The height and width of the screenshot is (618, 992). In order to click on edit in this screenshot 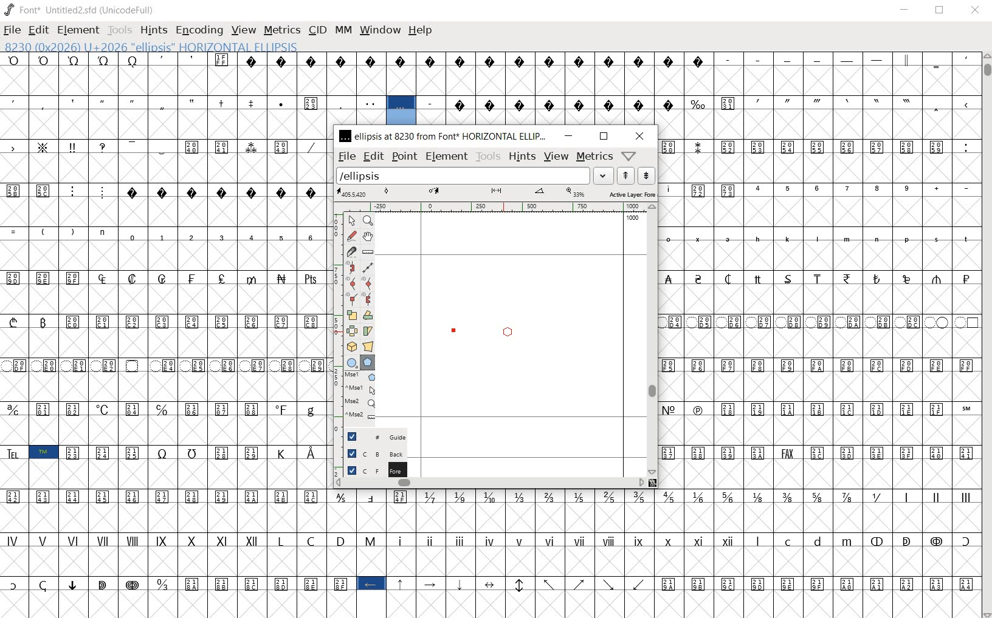, I will do `click(372, 156)`.